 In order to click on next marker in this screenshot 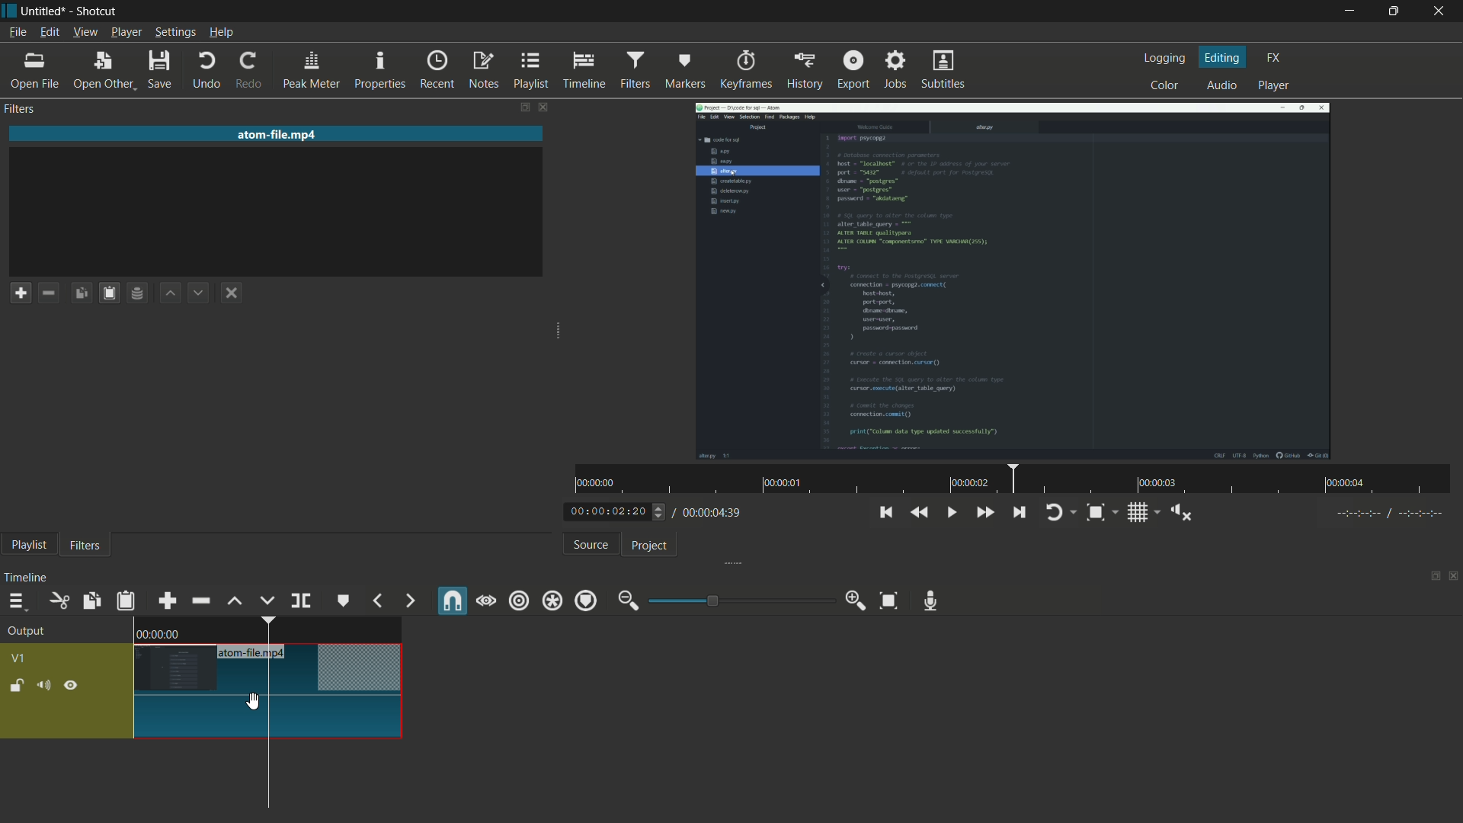, I will do `click(408, 600)`.